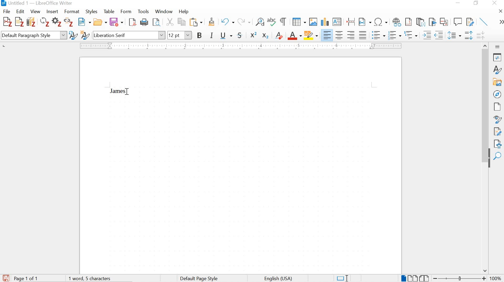 The height and width of the screenshot is (282, 504). I want to click on add note, so click(19, 21).